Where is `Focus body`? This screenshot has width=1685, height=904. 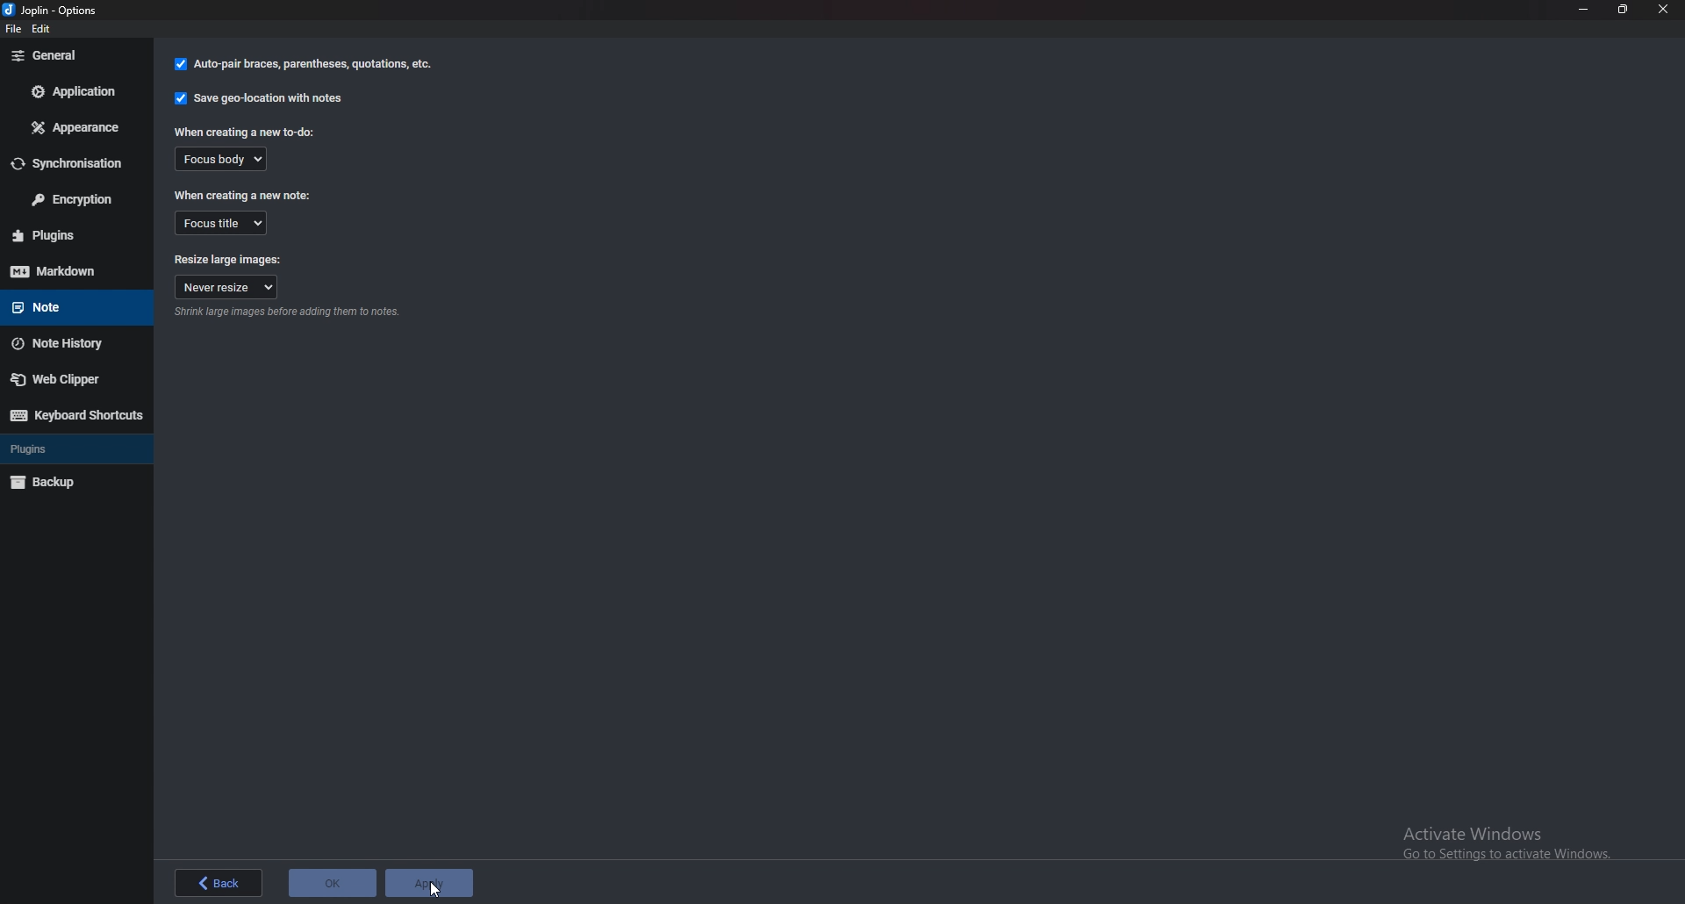
Focus body is located at coordinates (219, 158).